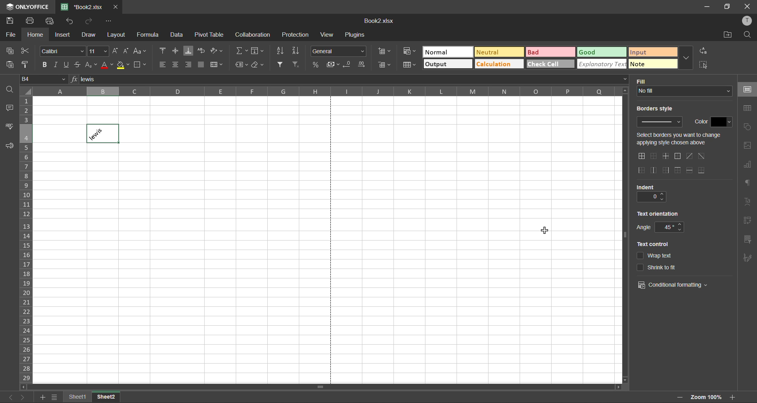 The width and height of the screenshot is (757, 403). Describe the element at coordinates (12, 65) in the screenshot. I see `paste` at that location.